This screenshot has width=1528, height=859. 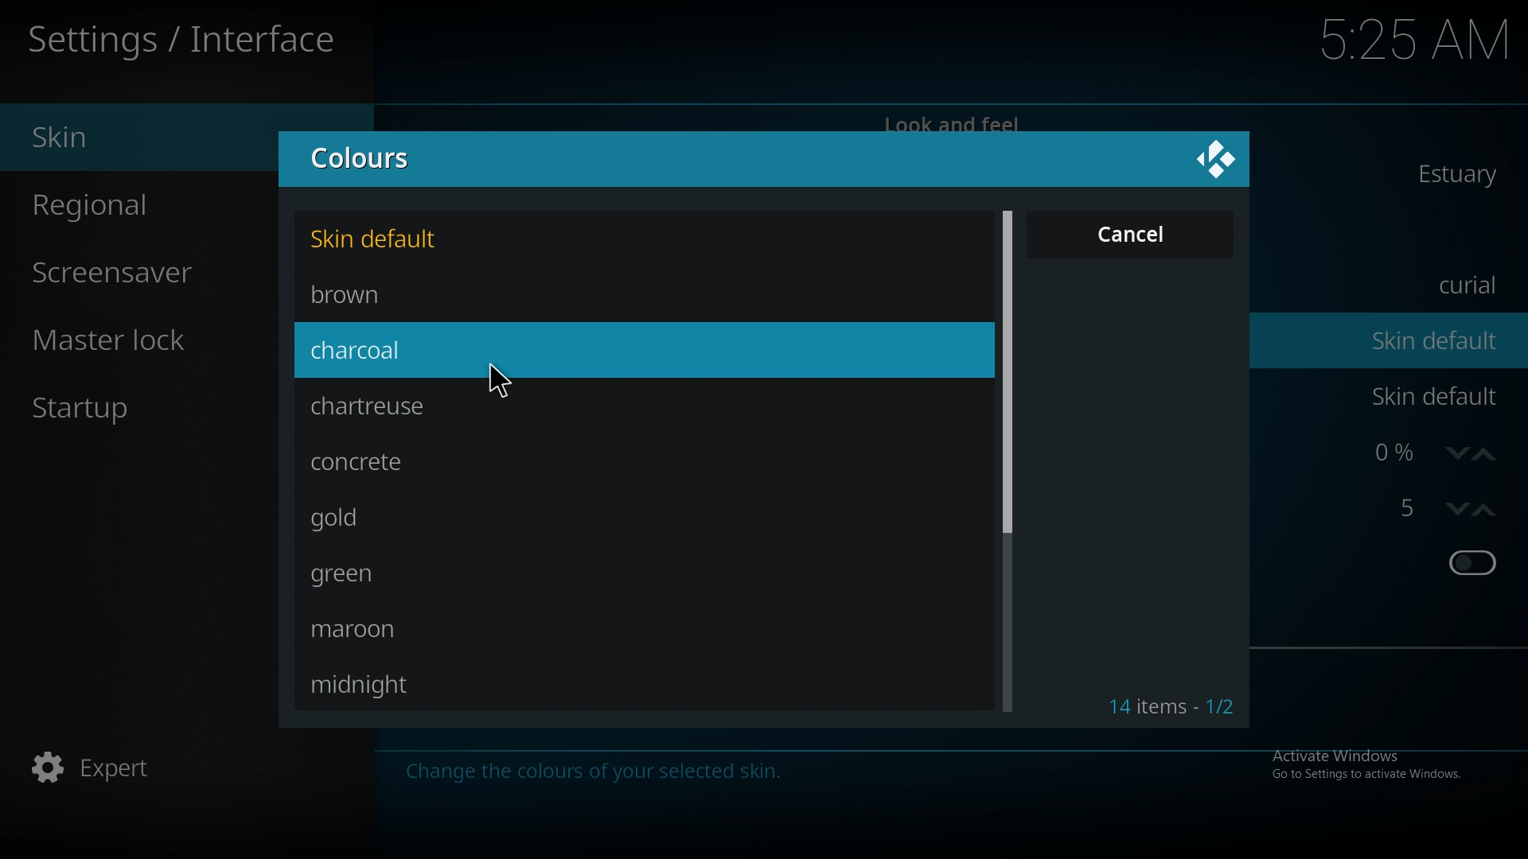 What do you see at coordinates (948, 126) in the screenshot?
I see `look and feel` at bounding box center [948, 126].